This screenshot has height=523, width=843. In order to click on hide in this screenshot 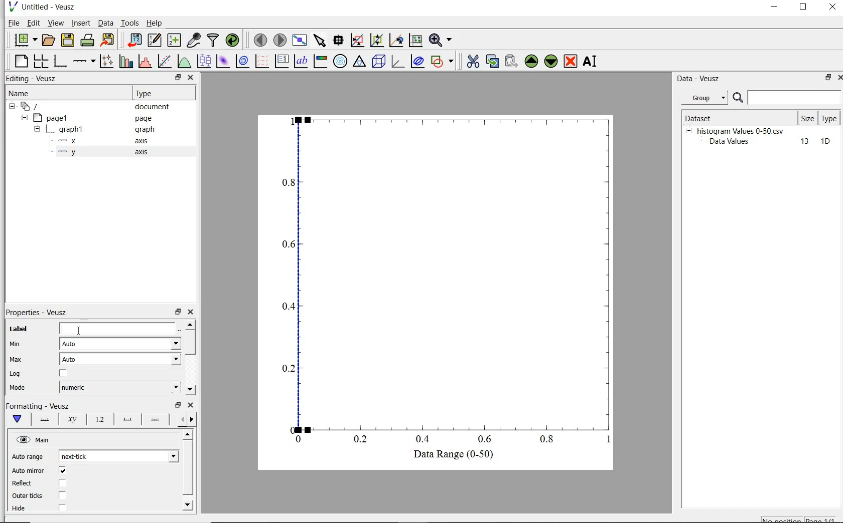, I will do `click(12, 107)`.